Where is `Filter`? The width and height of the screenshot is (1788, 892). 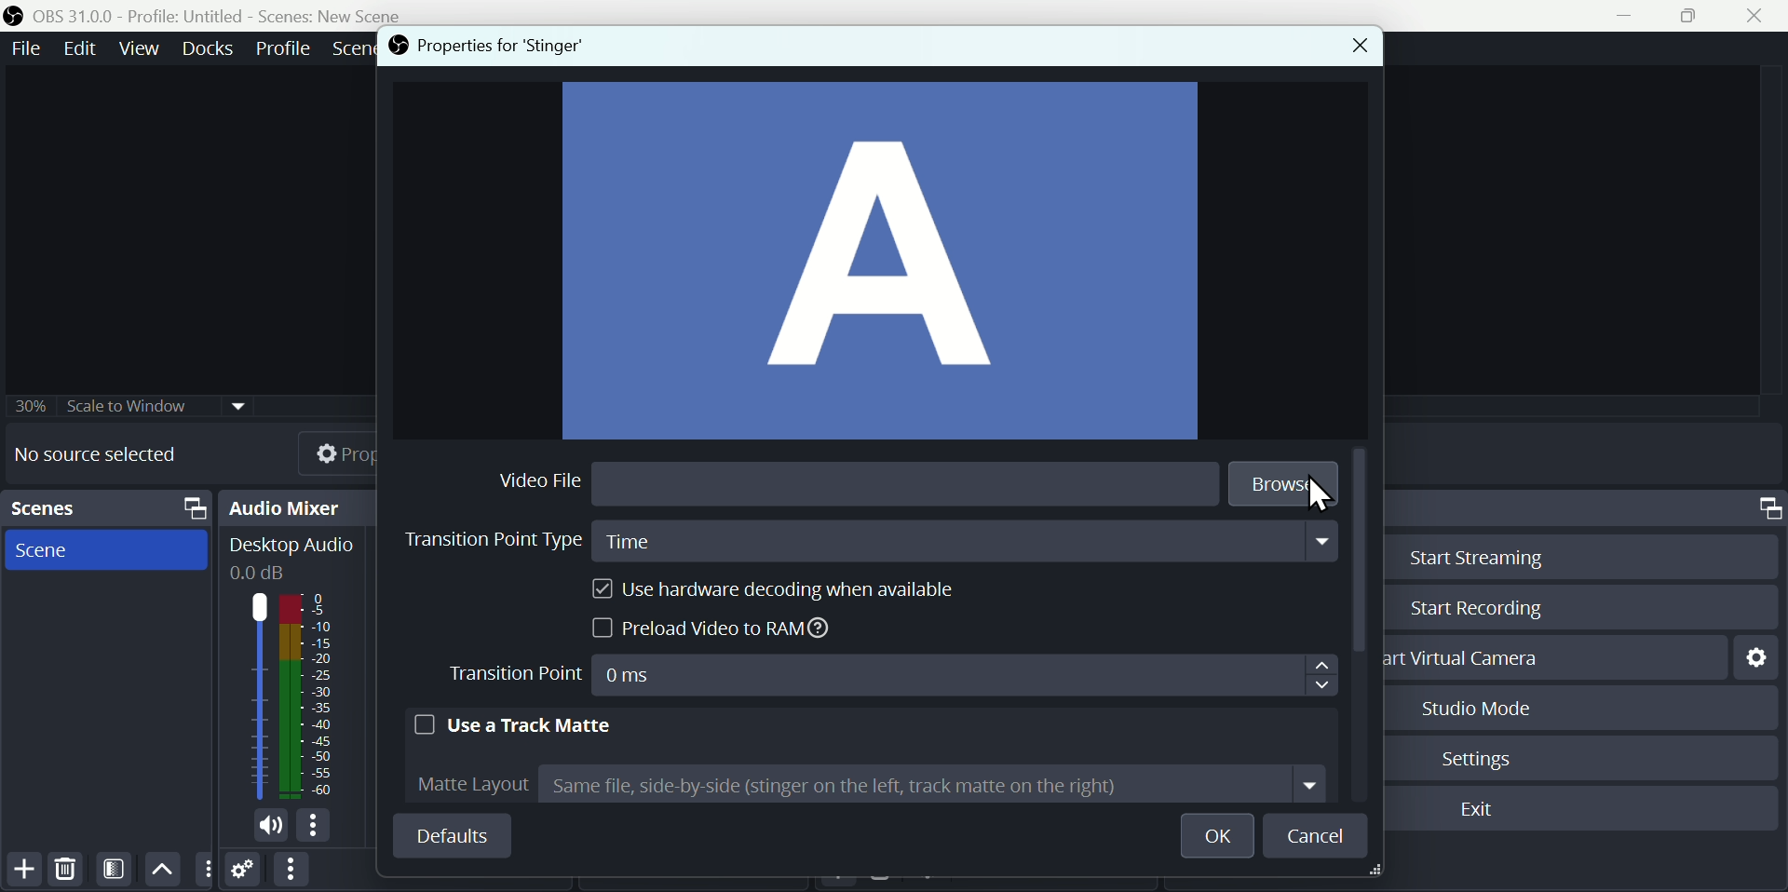
Filter is located at coordinates (117, 869).